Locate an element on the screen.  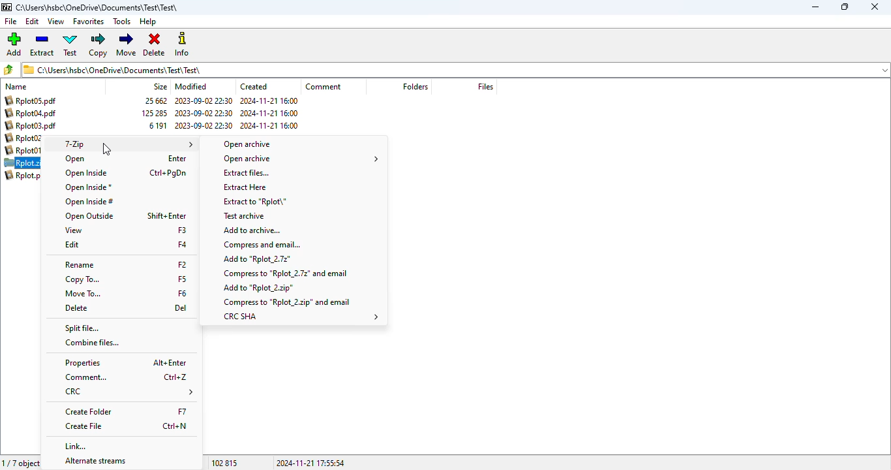
split file is located at coordinates (82, 328).